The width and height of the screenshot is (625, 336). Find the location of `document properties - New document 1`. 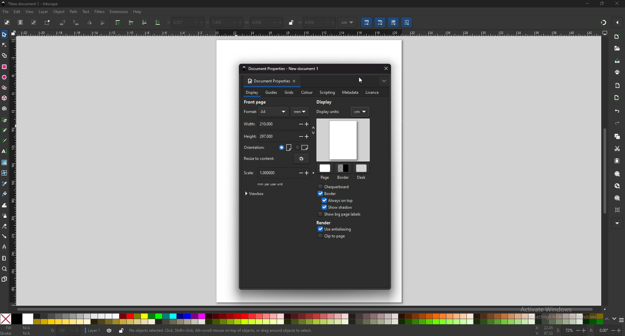

document properties - New document 1 is located at coordinates (282, 69).